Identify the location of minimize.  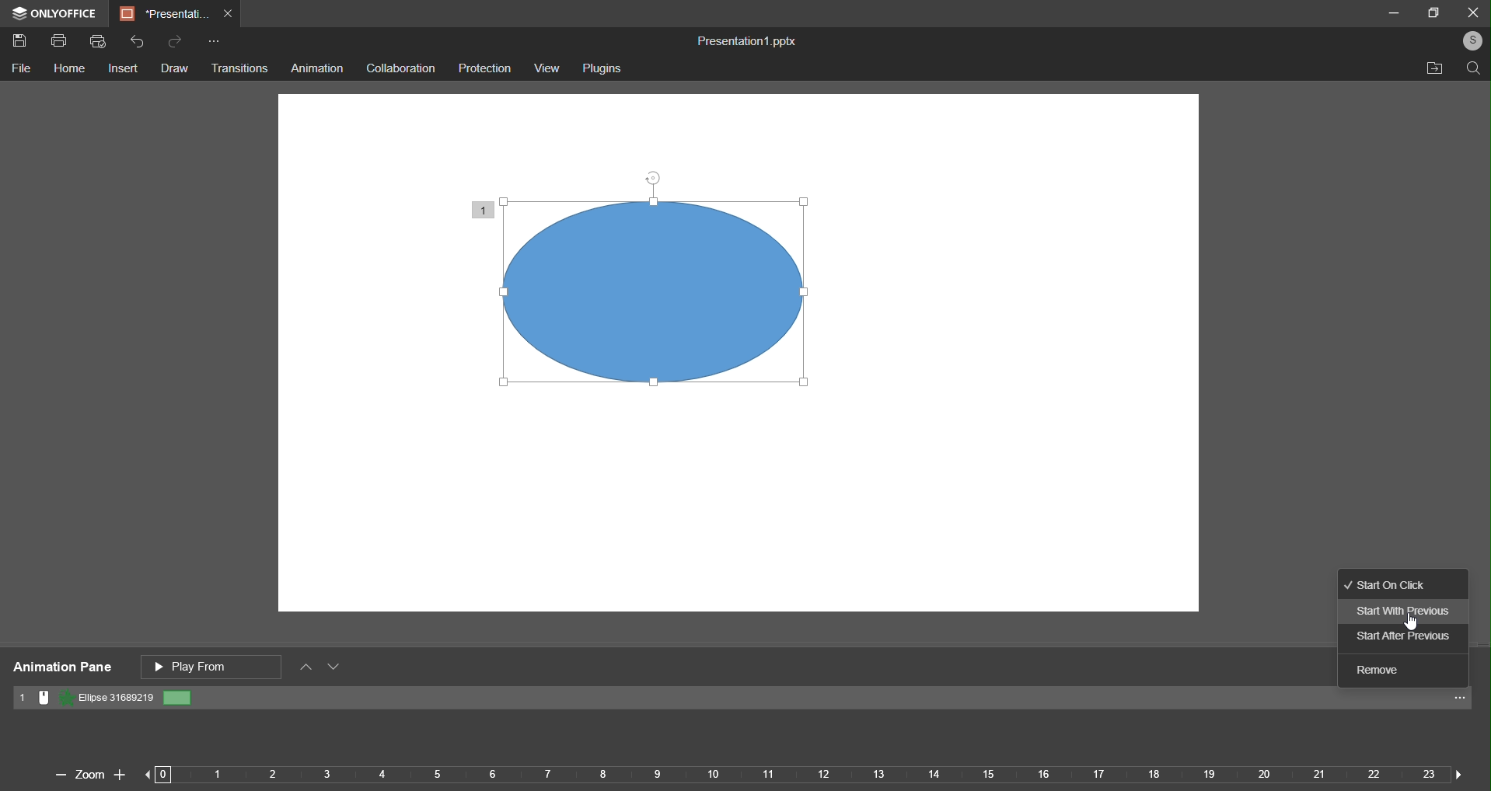
(1394, 12).